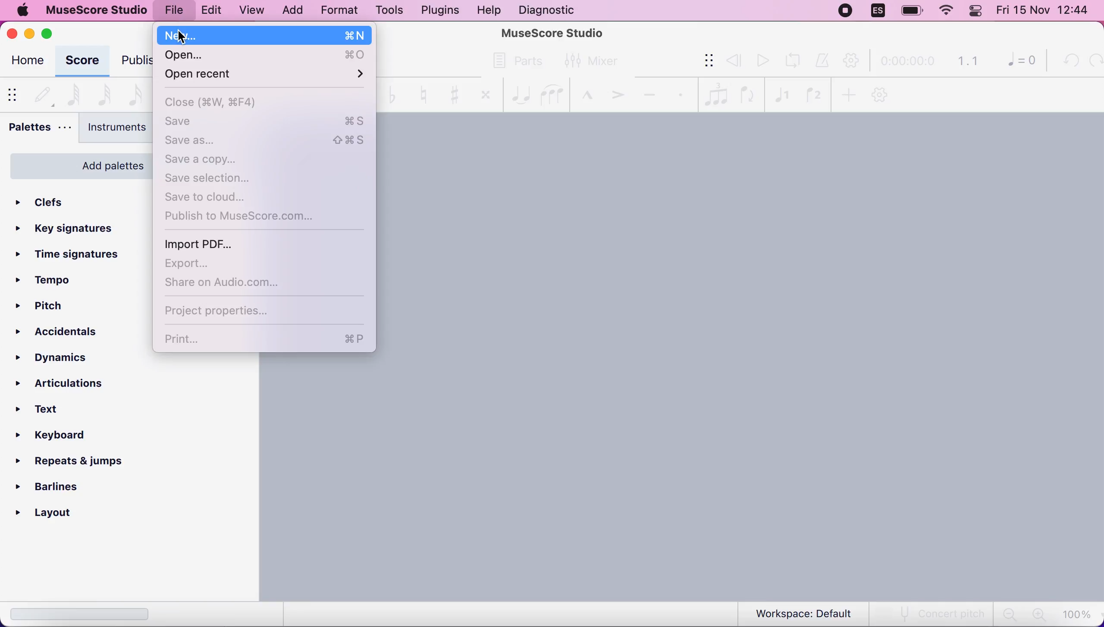 This screenshot has height=627, width=1104. What do you see at coordinates (1094, 61) in the screenshot?
I see `redo` at bounding box center [1094, 61].